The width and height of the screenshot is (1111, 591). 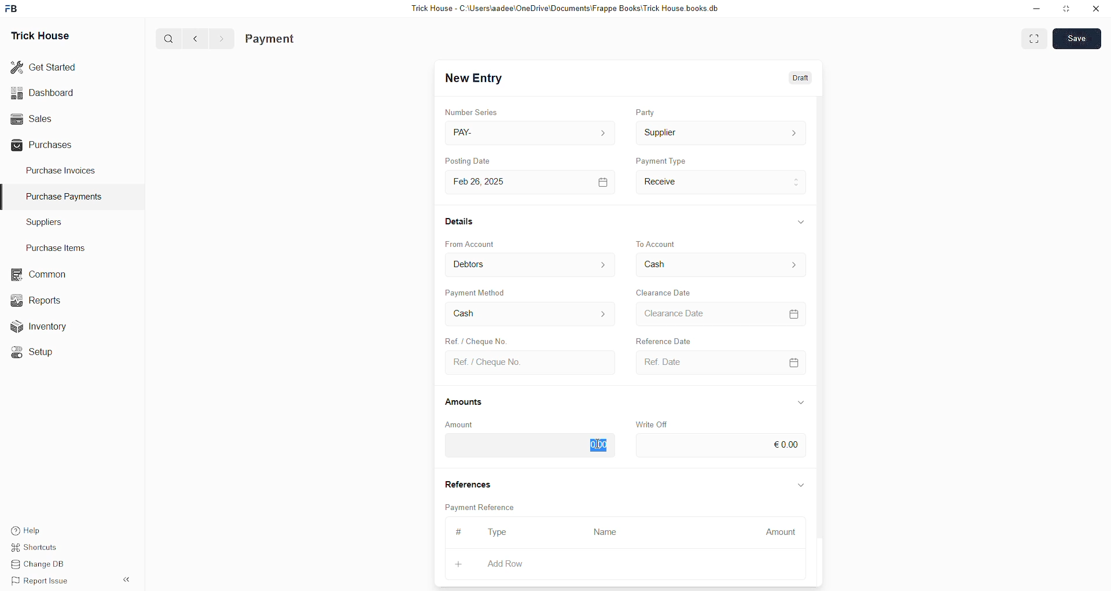 I want to click on Maximize, so click(x=1067, y=11).